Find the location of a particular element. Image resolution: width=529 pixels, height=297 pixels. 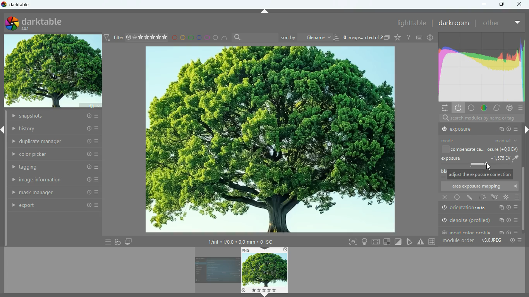

gradient is located at coordinates (483, 66).